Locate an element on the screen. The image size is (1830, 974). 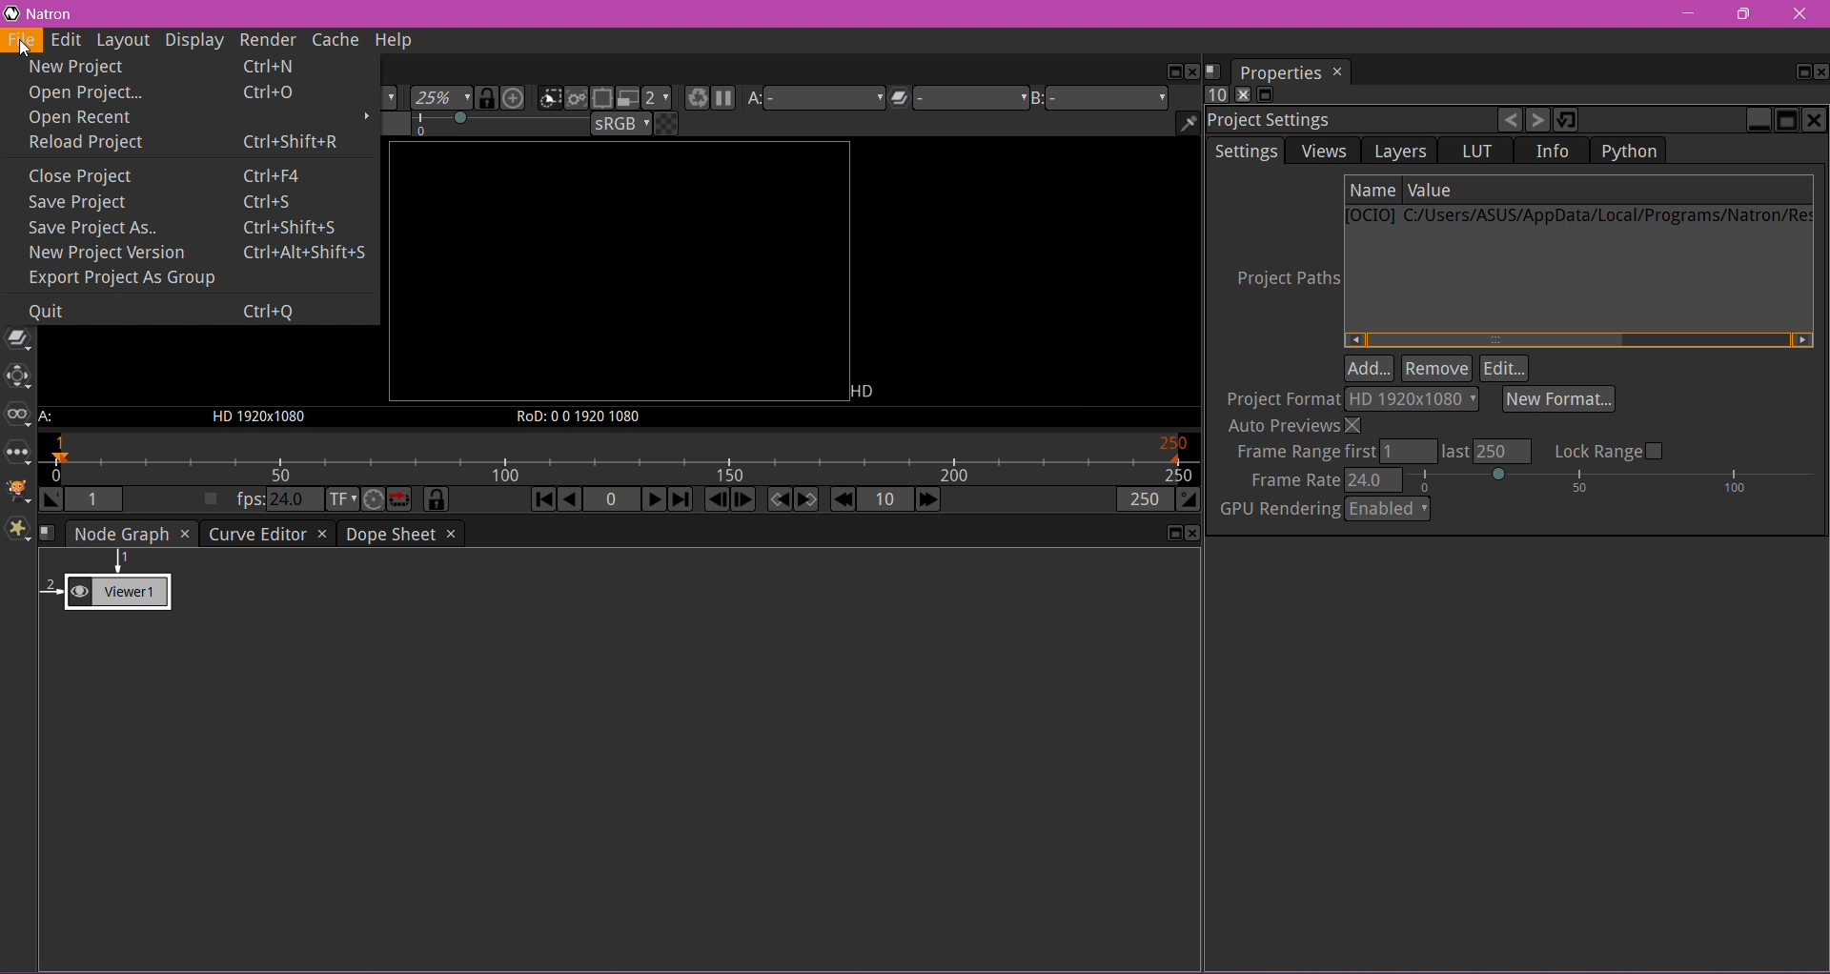
Viewer 1 is located at coordinates (115, 587).